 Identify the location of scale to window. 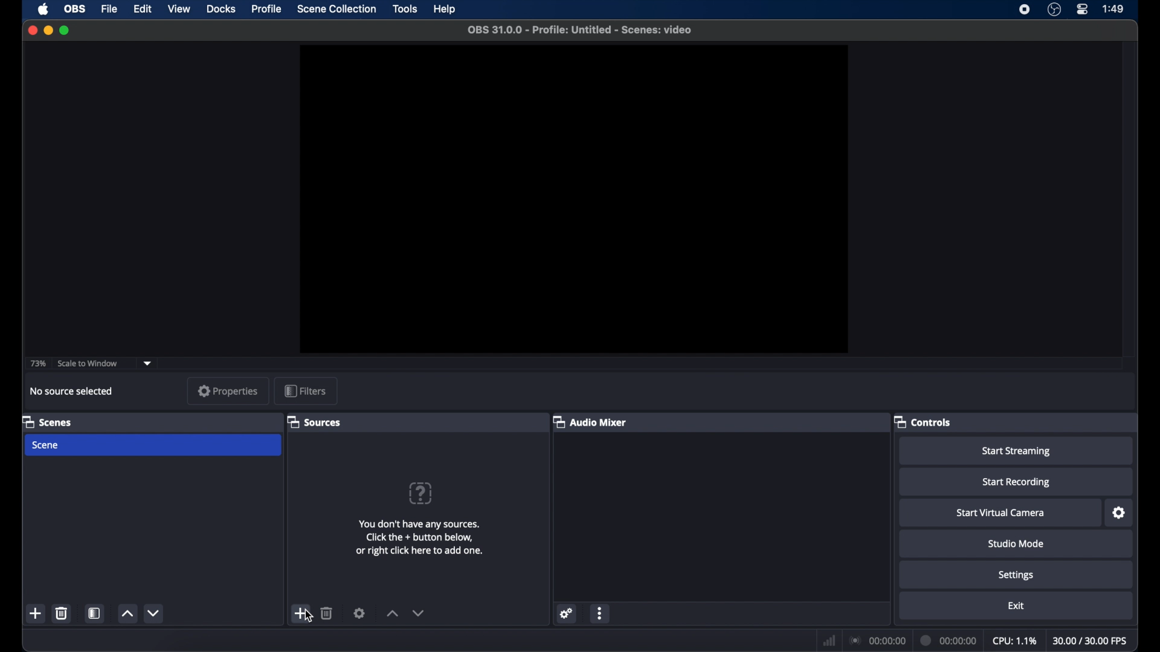
(88, 363).